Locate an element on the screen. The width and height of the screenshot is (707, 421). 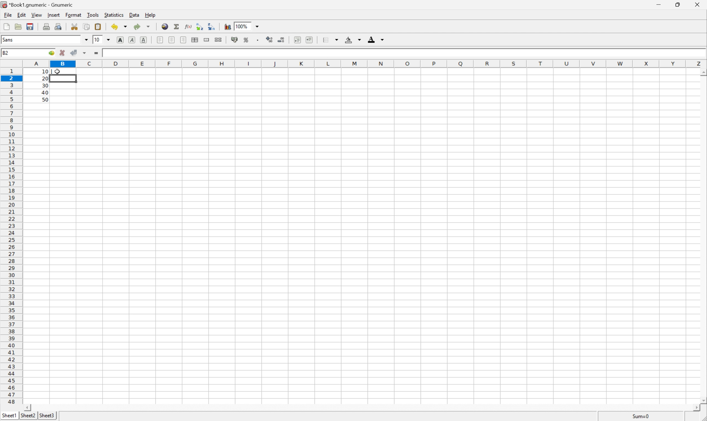
Split the ranges of merged cells is located at coordinates (218, 39).